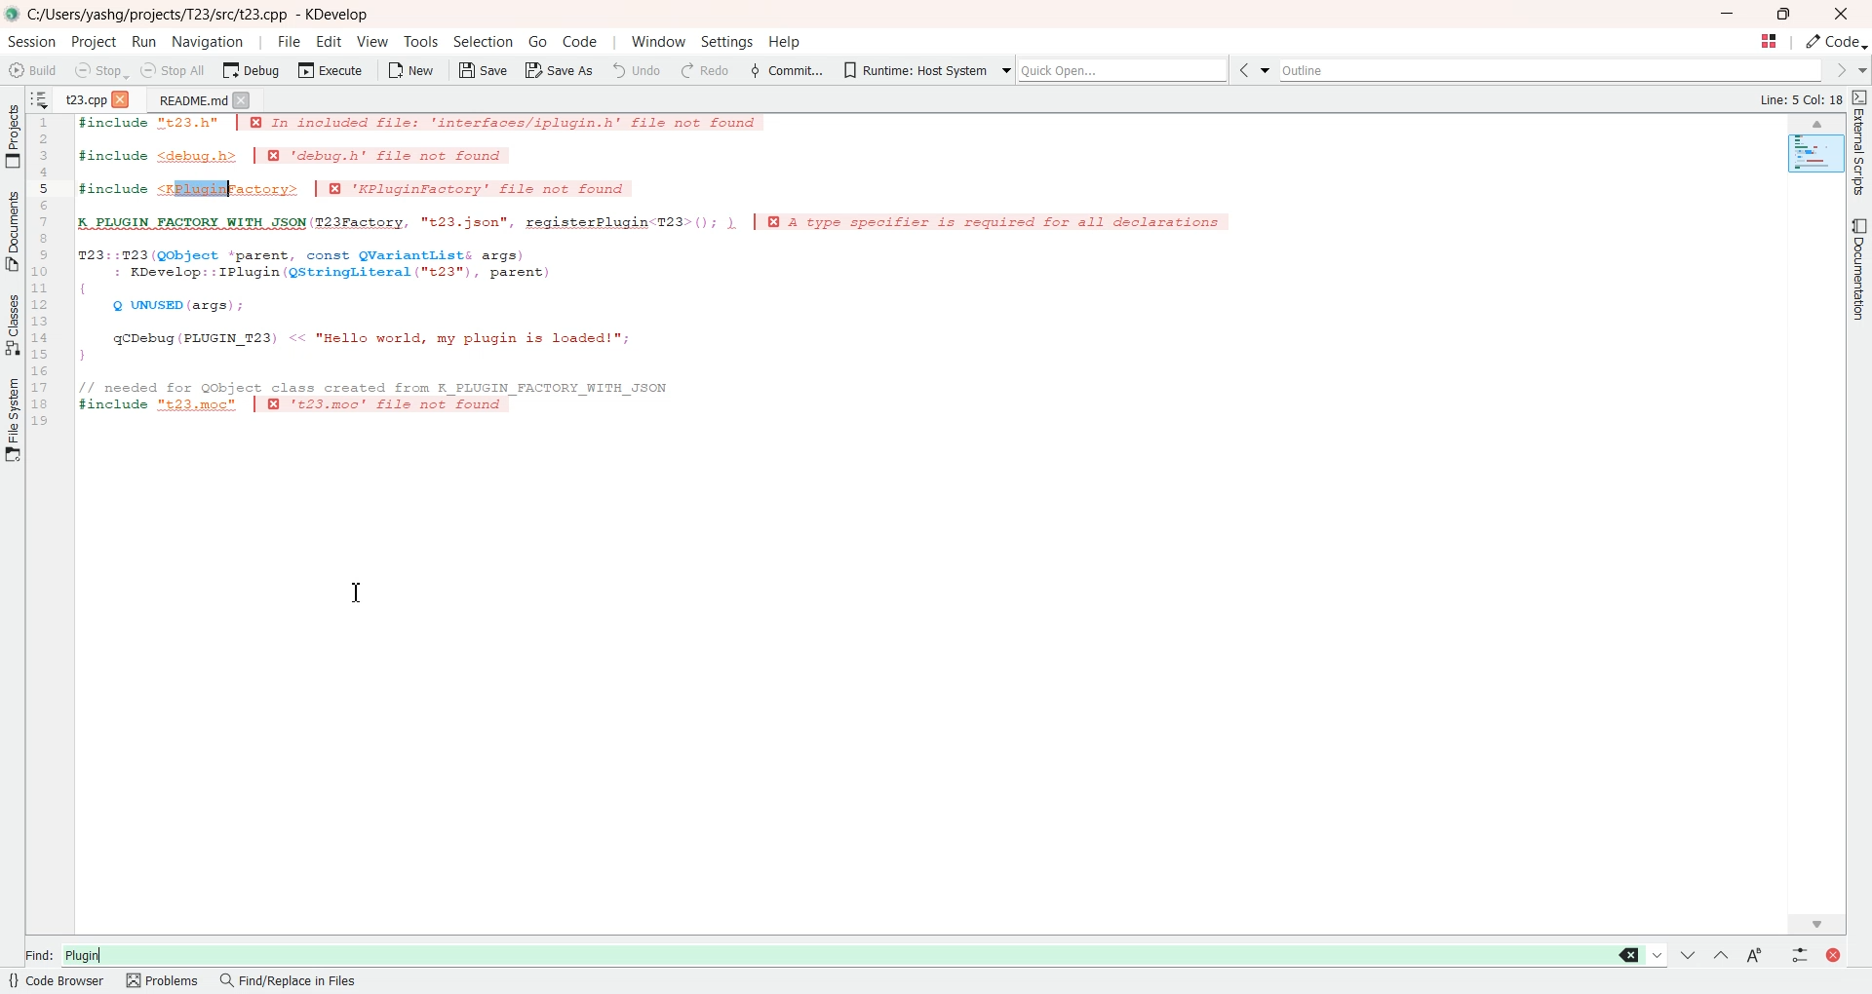 The height and width of the screenshot is (994, 1872). What do you see at coordinates (1817, 921) in the screenshot?
I see `Scroll down` at bounding box center [1817, 921].